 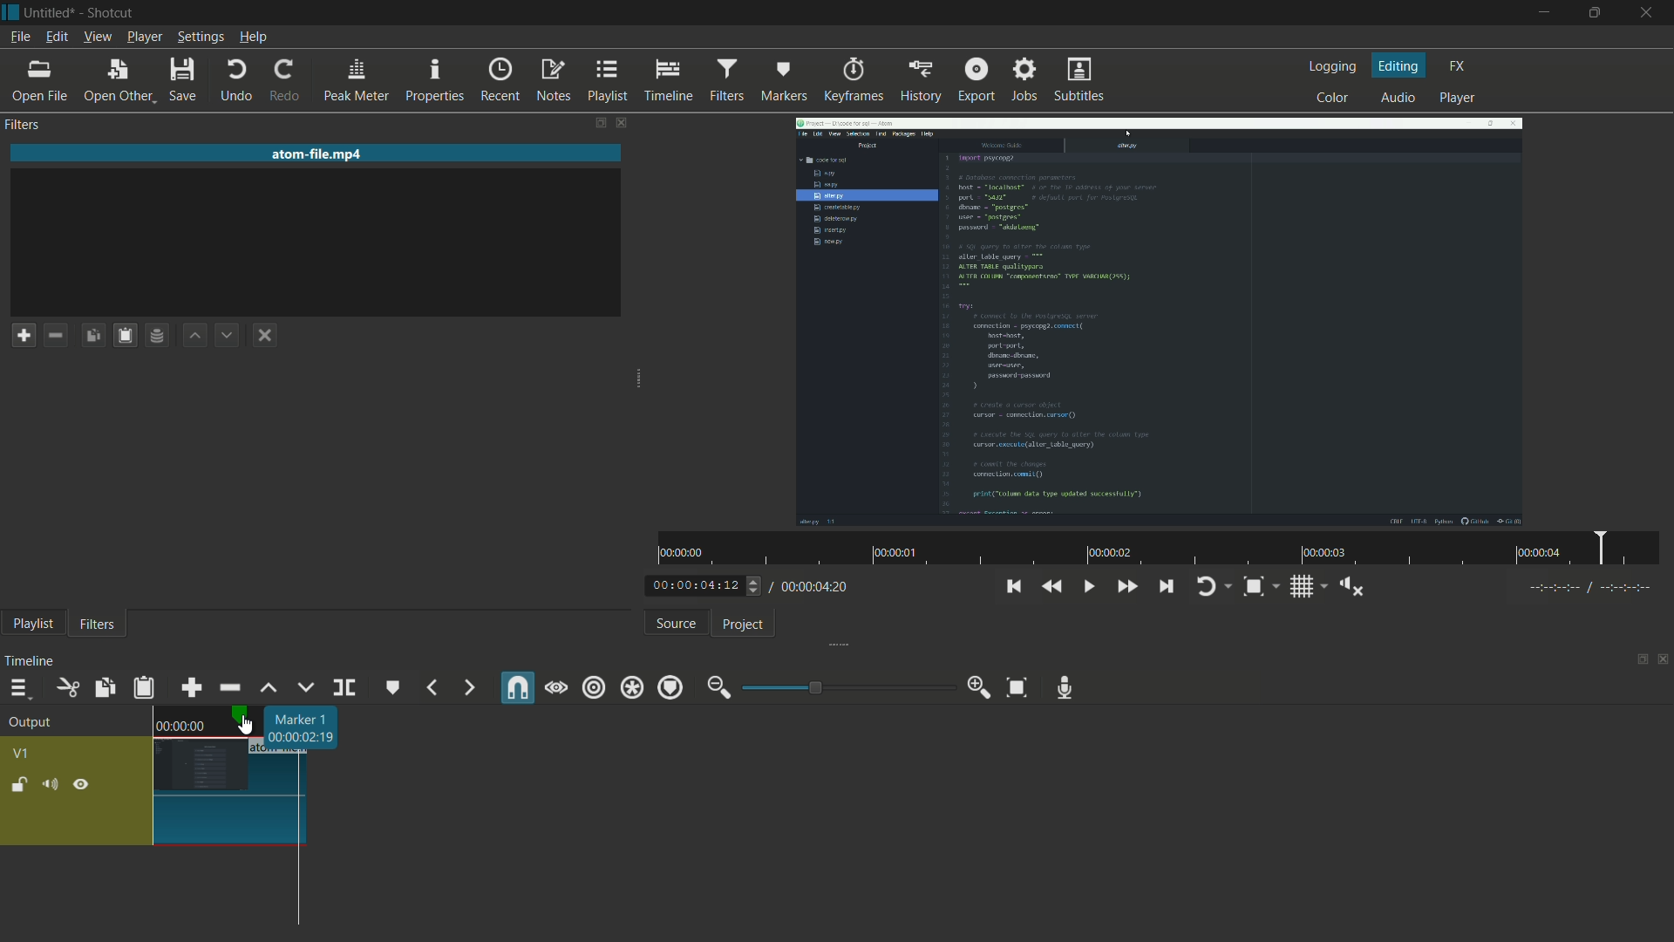 I want to click on imported file name, so click(x=318, y=154).